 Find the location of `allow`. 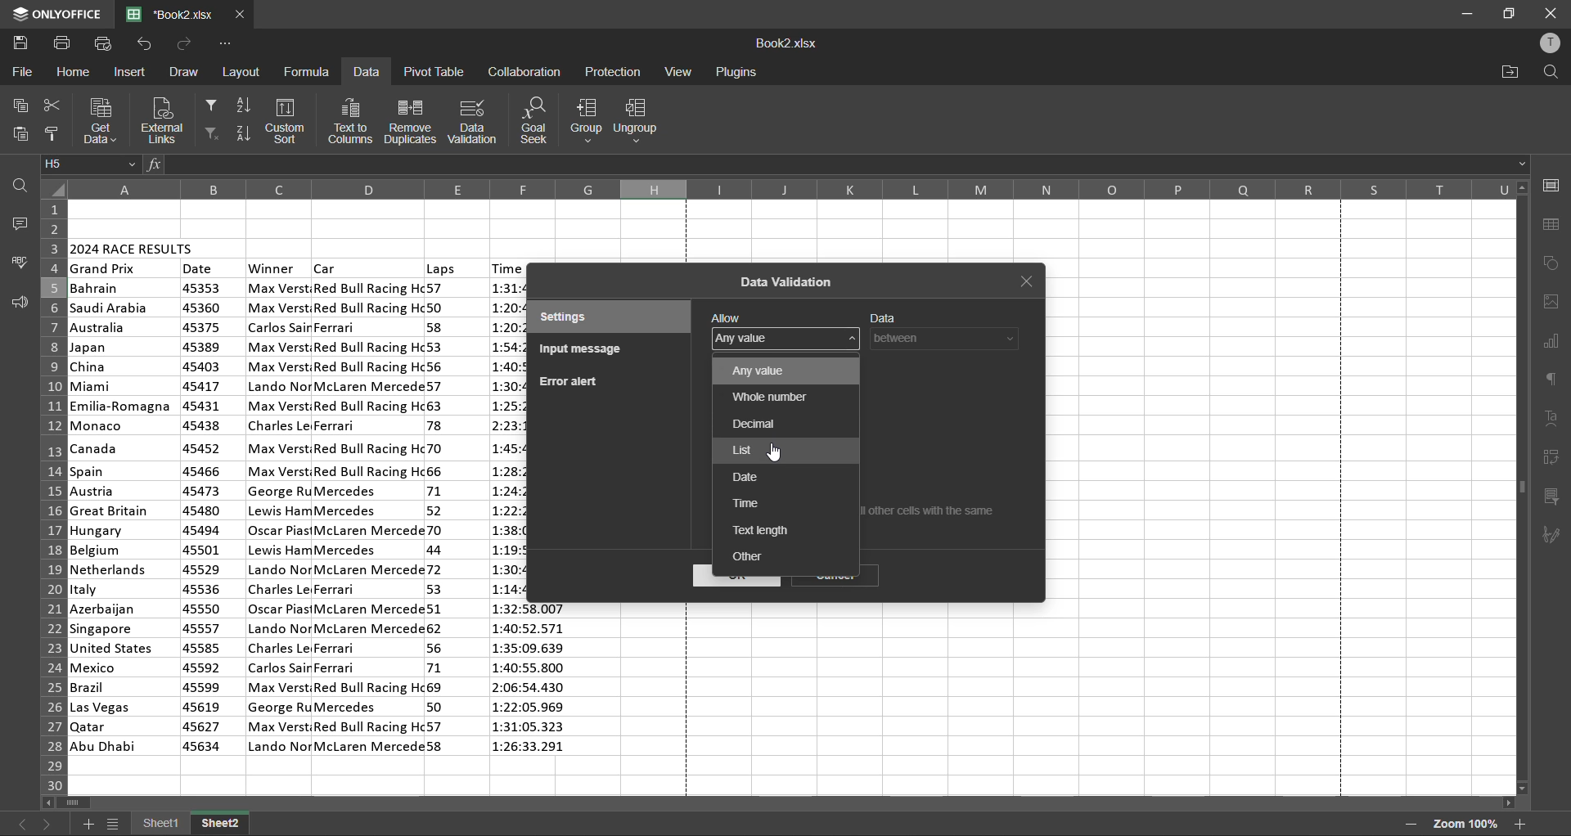

allow is located at coordinates (727, 317).